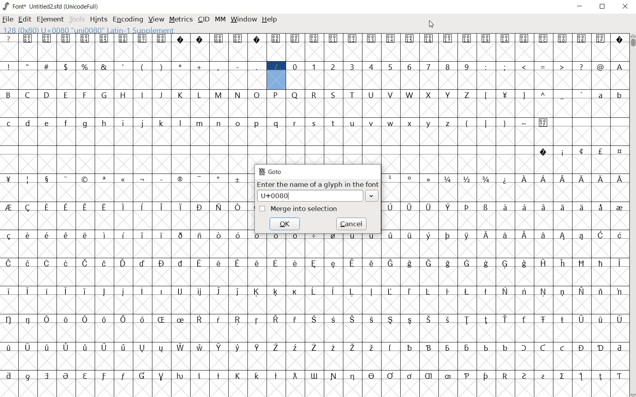  I want to click on ELEMENT, so click(51, 19).